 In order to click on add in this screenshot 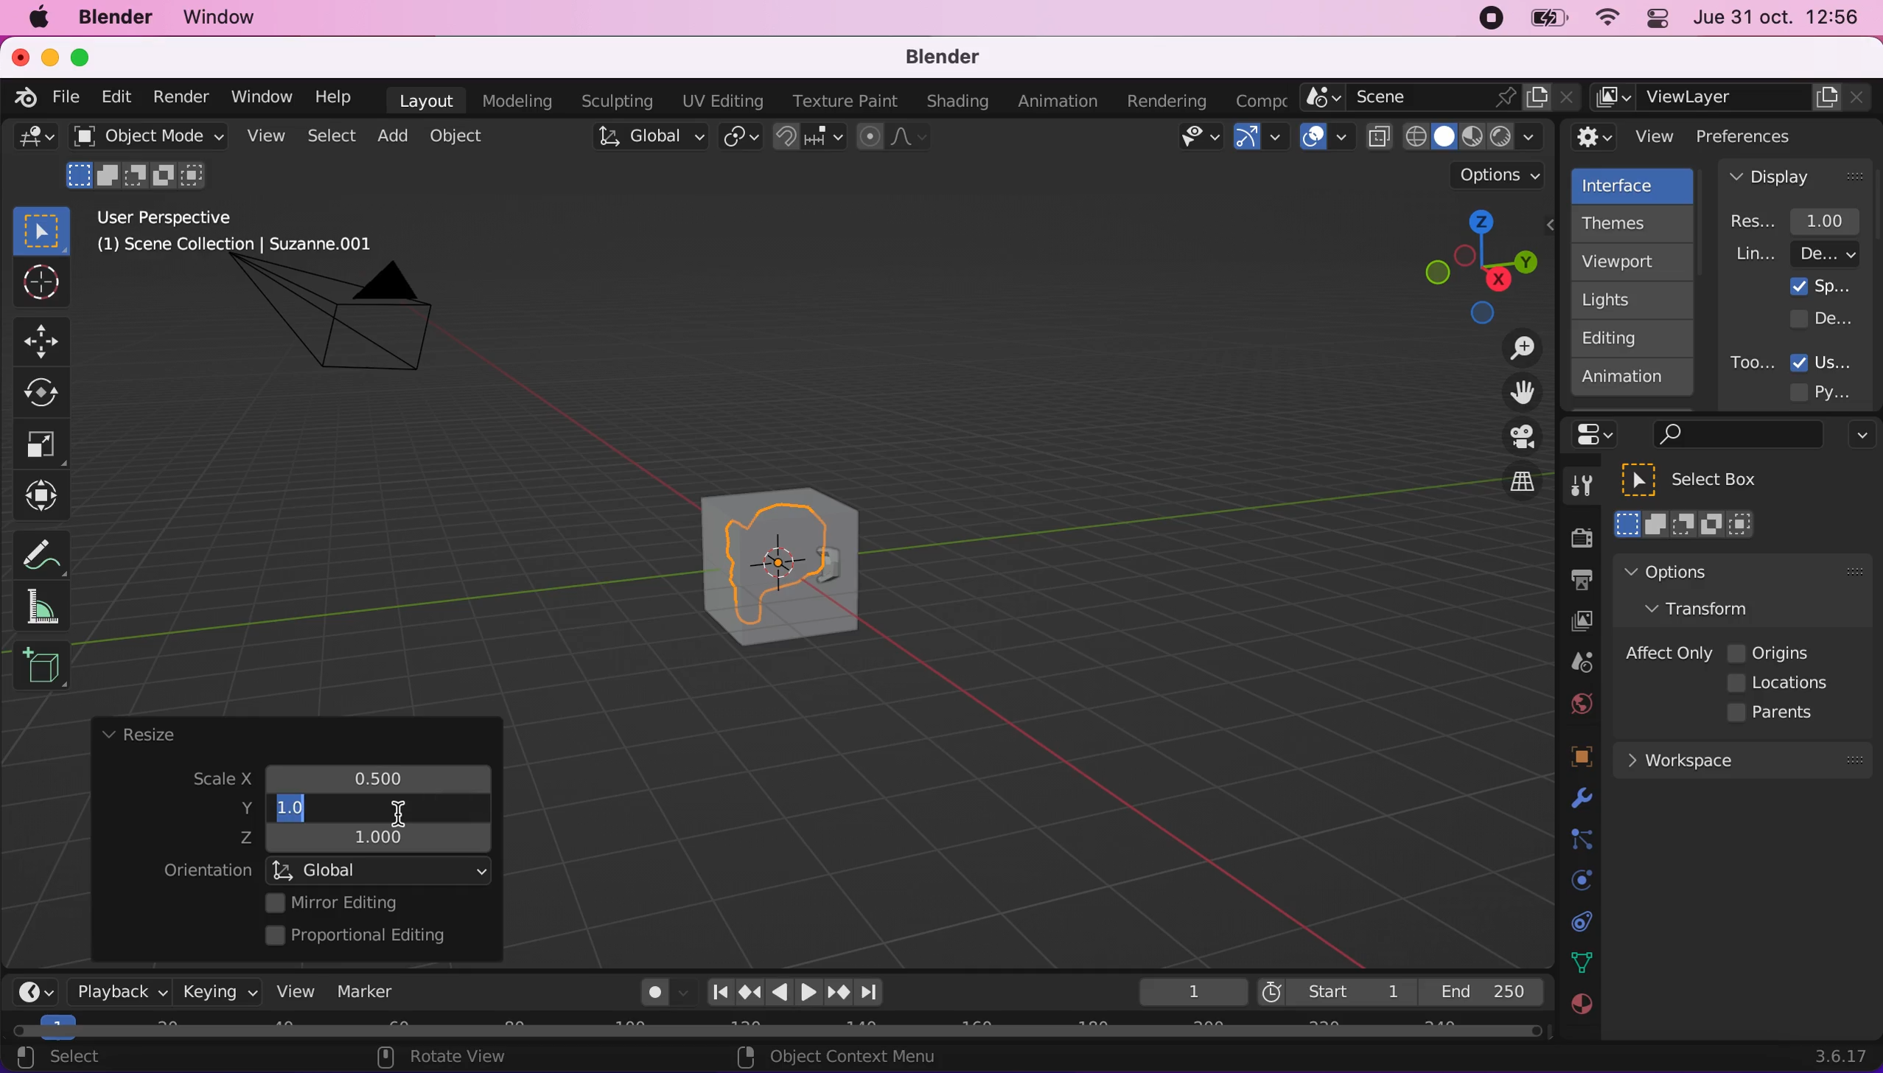, I will do `click(390, 136)`.